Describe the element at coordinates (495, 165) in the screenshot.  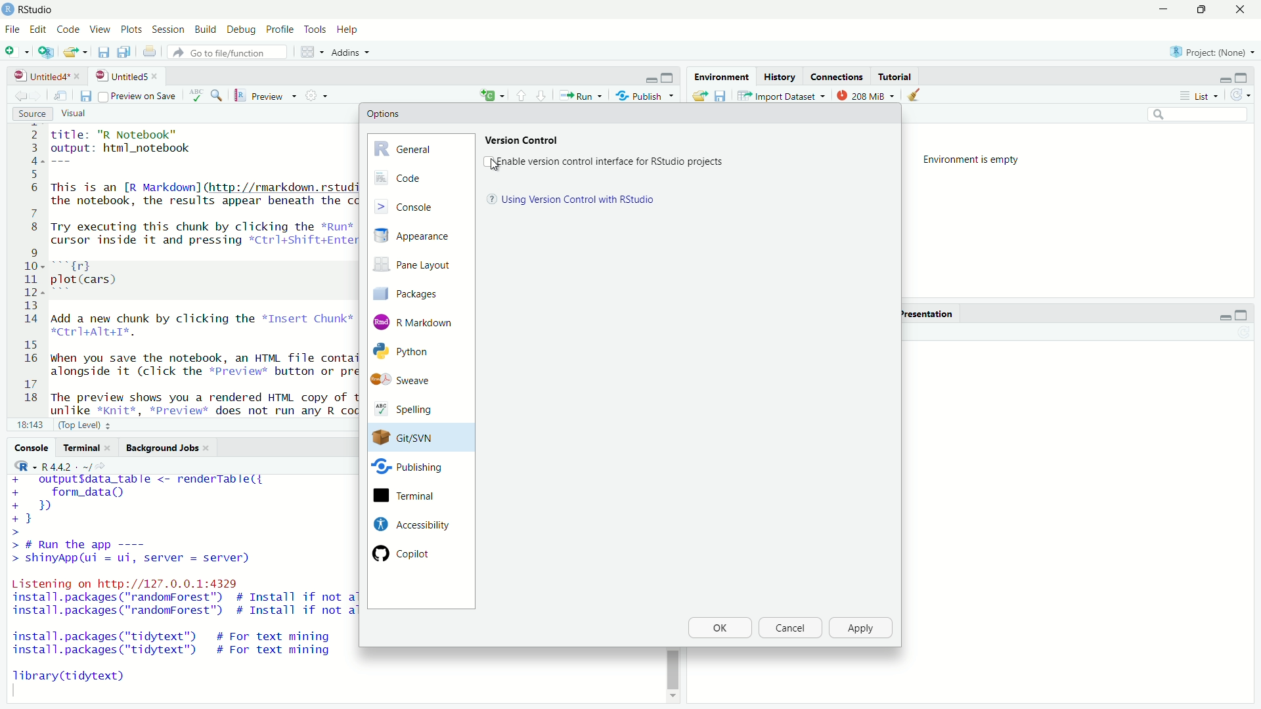
I see `cursor` at that location.